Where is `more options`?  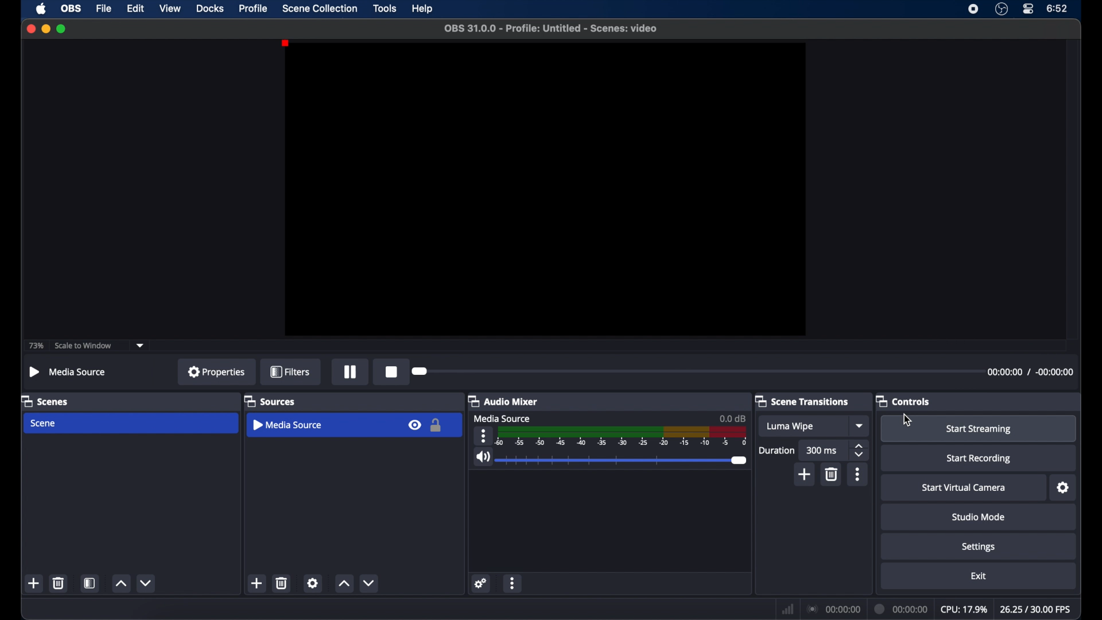 more options is located at coordinates (858, 475).